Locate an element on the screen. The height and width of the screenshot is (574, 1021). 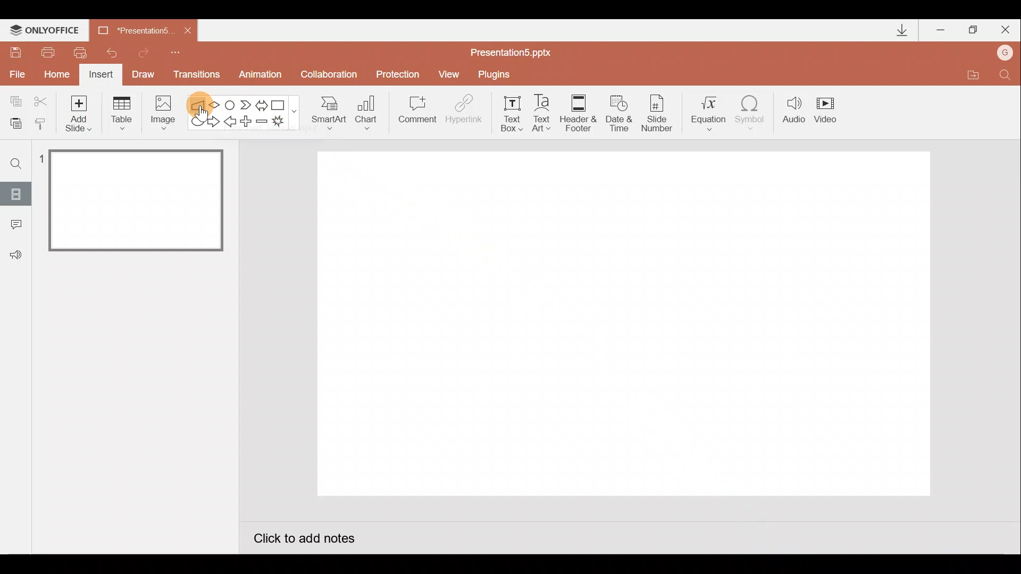
Find is located at coordinates (16, 163).